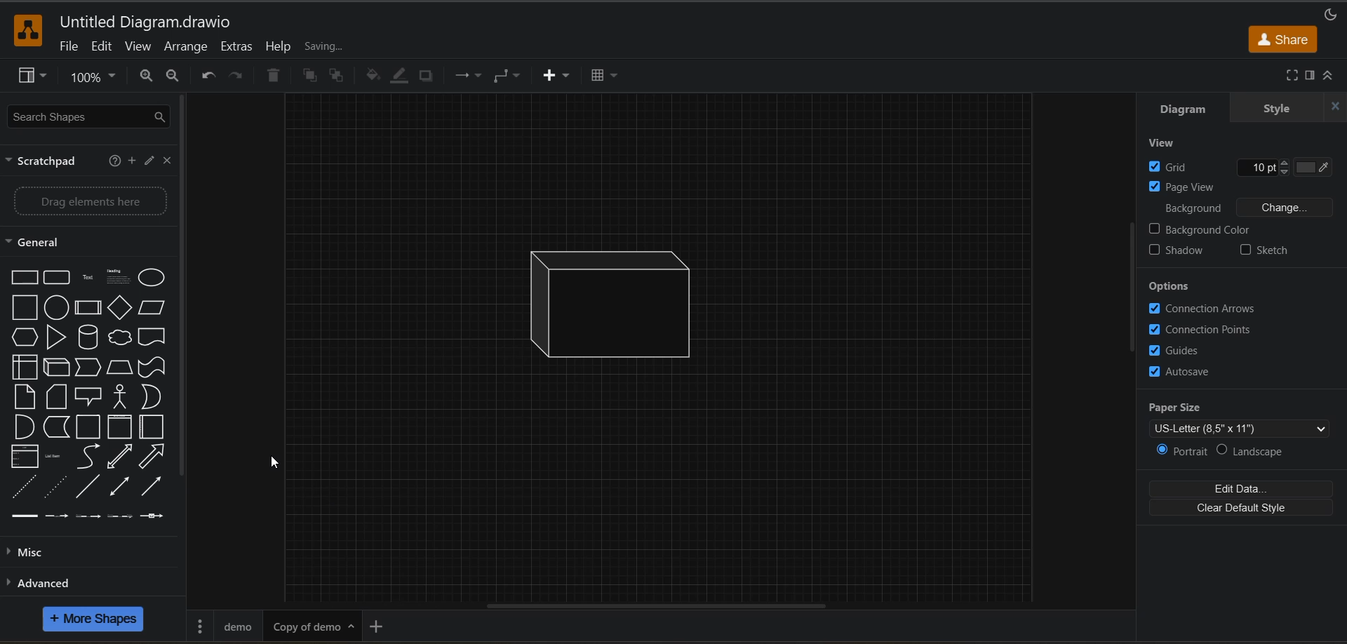  I want to click on vertical scroll bar, so click(182, 287).